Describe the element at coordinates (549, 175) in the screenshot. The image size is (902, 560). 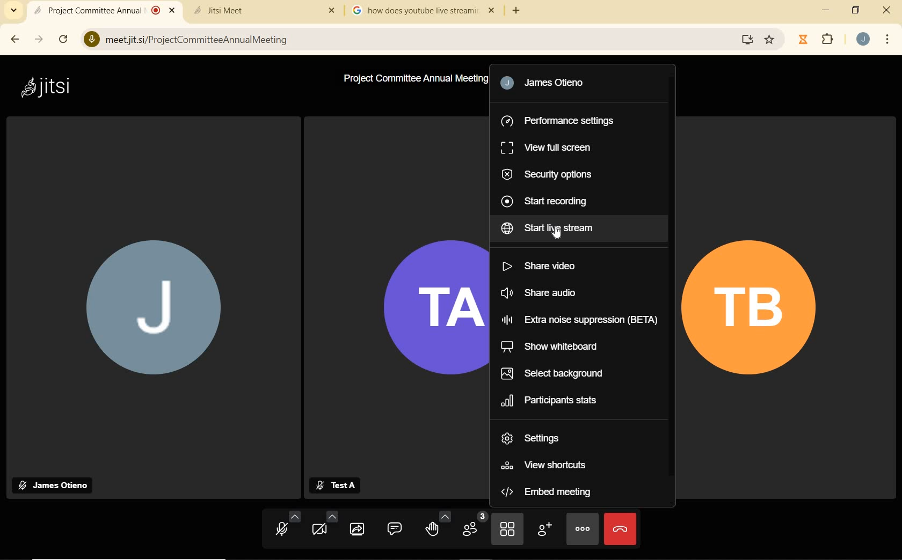
I see `security options` at that location.